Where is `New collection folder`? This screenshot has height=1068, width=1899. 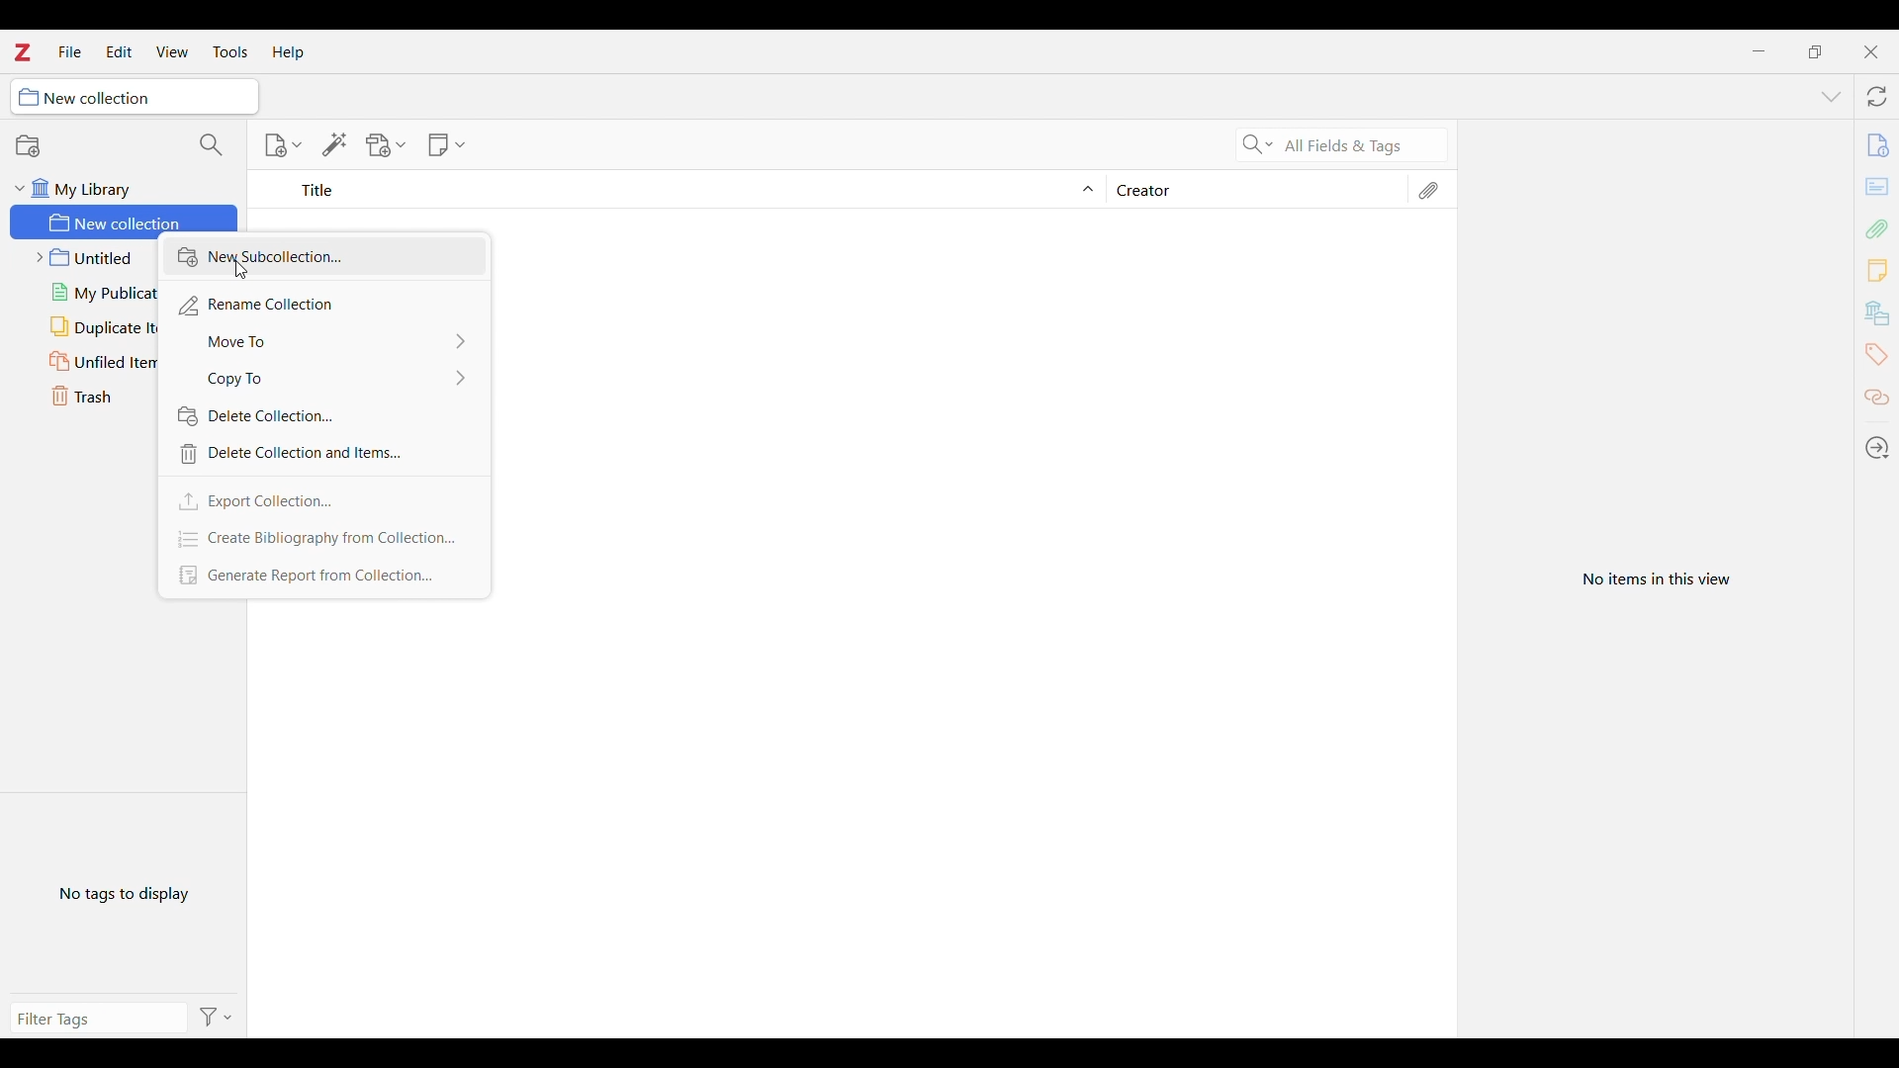 New collection folder is located at coordinates (124, 222).